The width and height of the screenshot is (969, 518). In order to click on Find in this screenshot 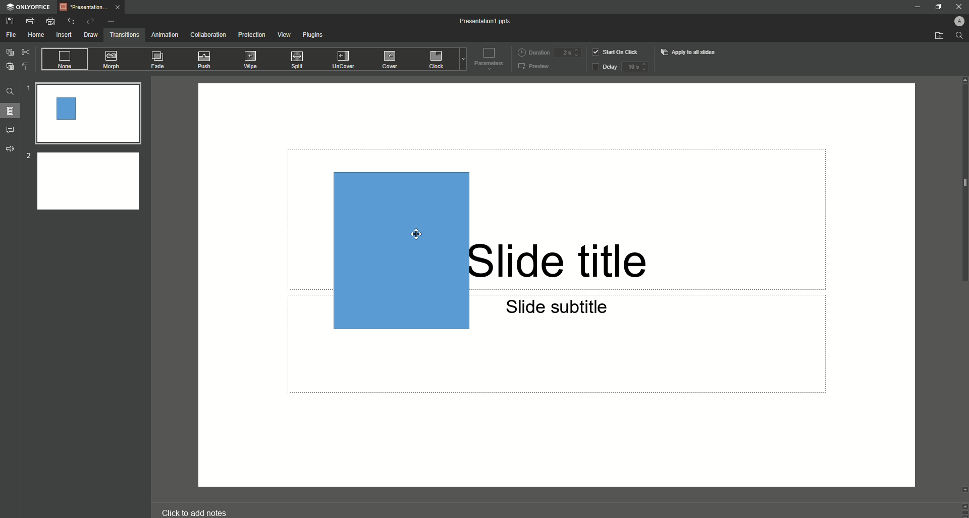, I will do `click(959, 36)`.